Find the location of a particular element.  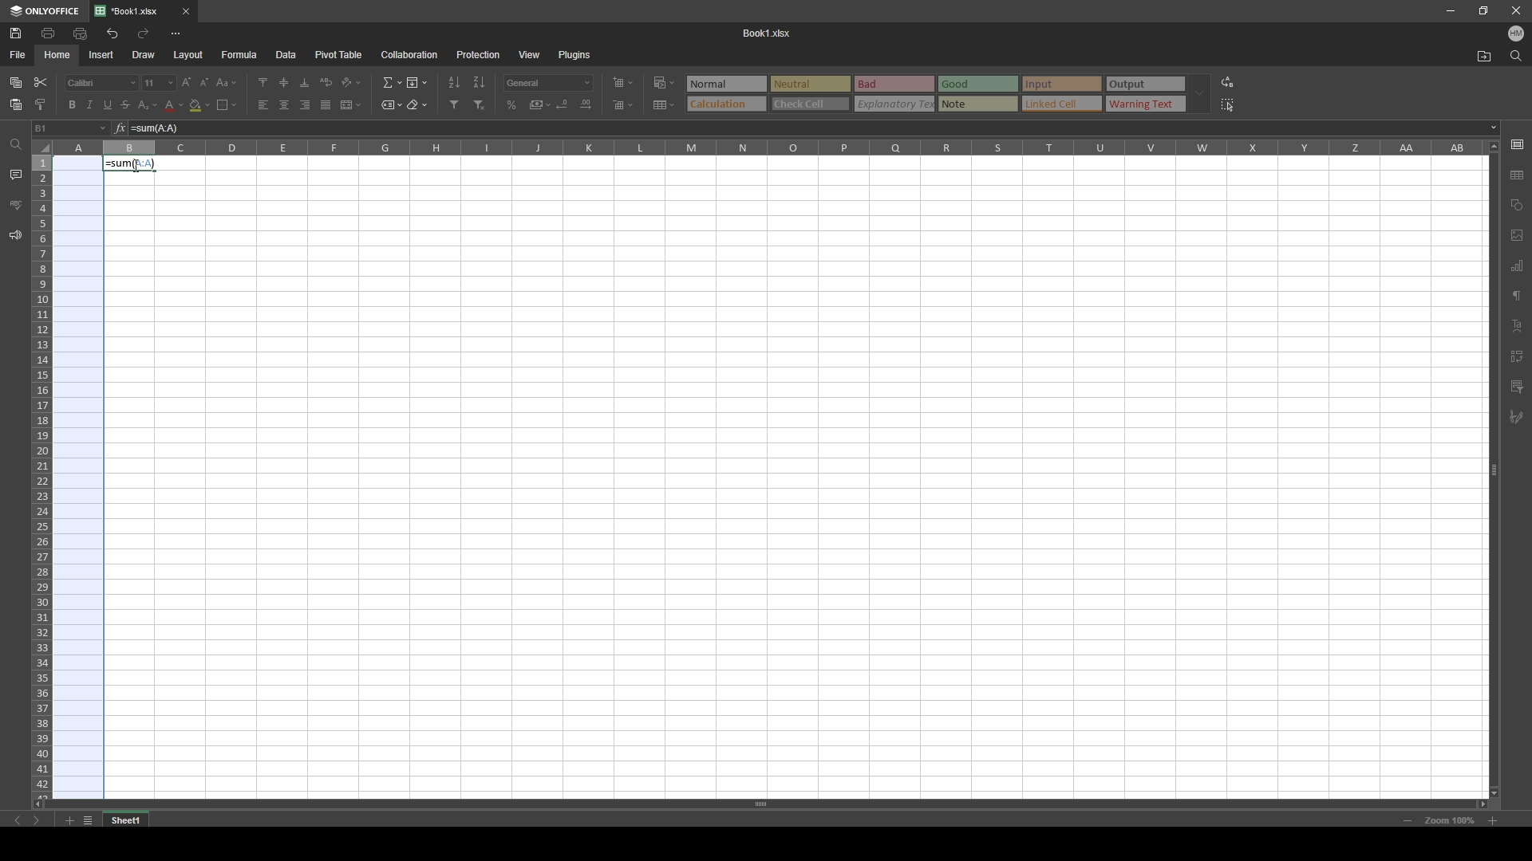

zoom out is located at coordinates (1408, 820).